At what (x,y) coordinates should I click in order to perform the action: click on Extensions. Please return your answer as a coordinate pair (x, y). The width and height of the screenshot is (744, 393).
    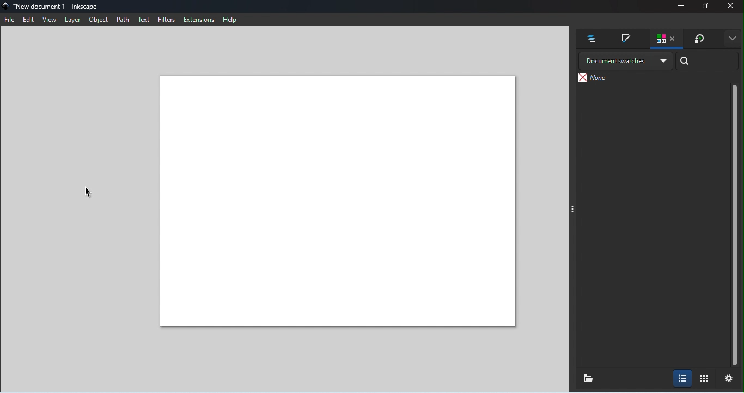
    Looking at the image, I should click on (199, 20).